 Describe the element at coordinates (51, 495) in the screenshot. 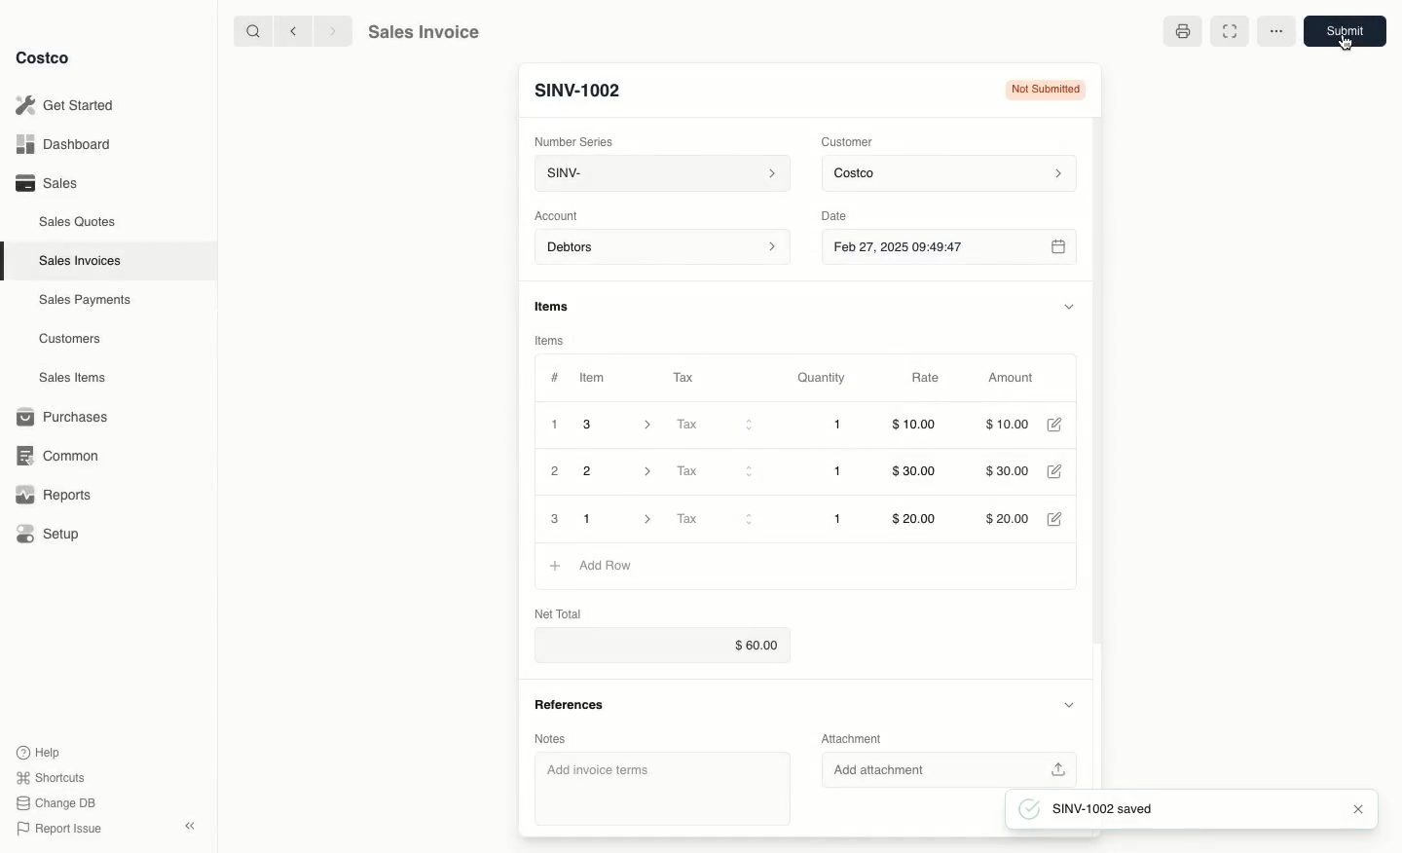

I see `Reports` at that location.